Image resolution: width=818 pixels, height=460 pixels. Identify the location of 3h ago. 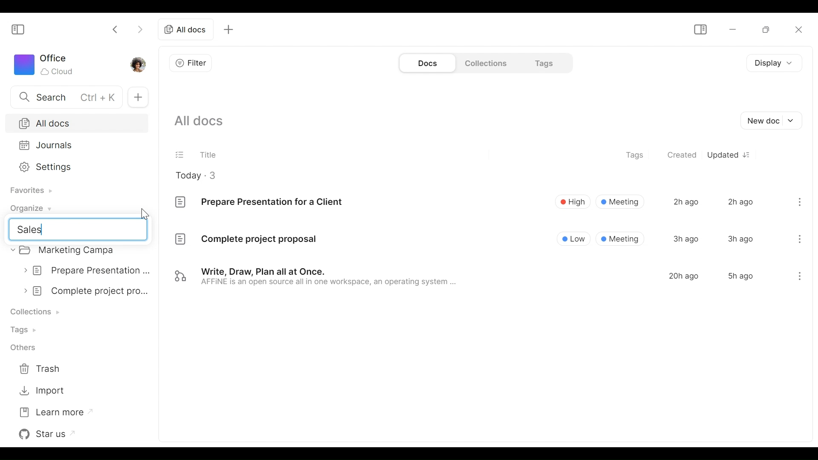
(740, 239).